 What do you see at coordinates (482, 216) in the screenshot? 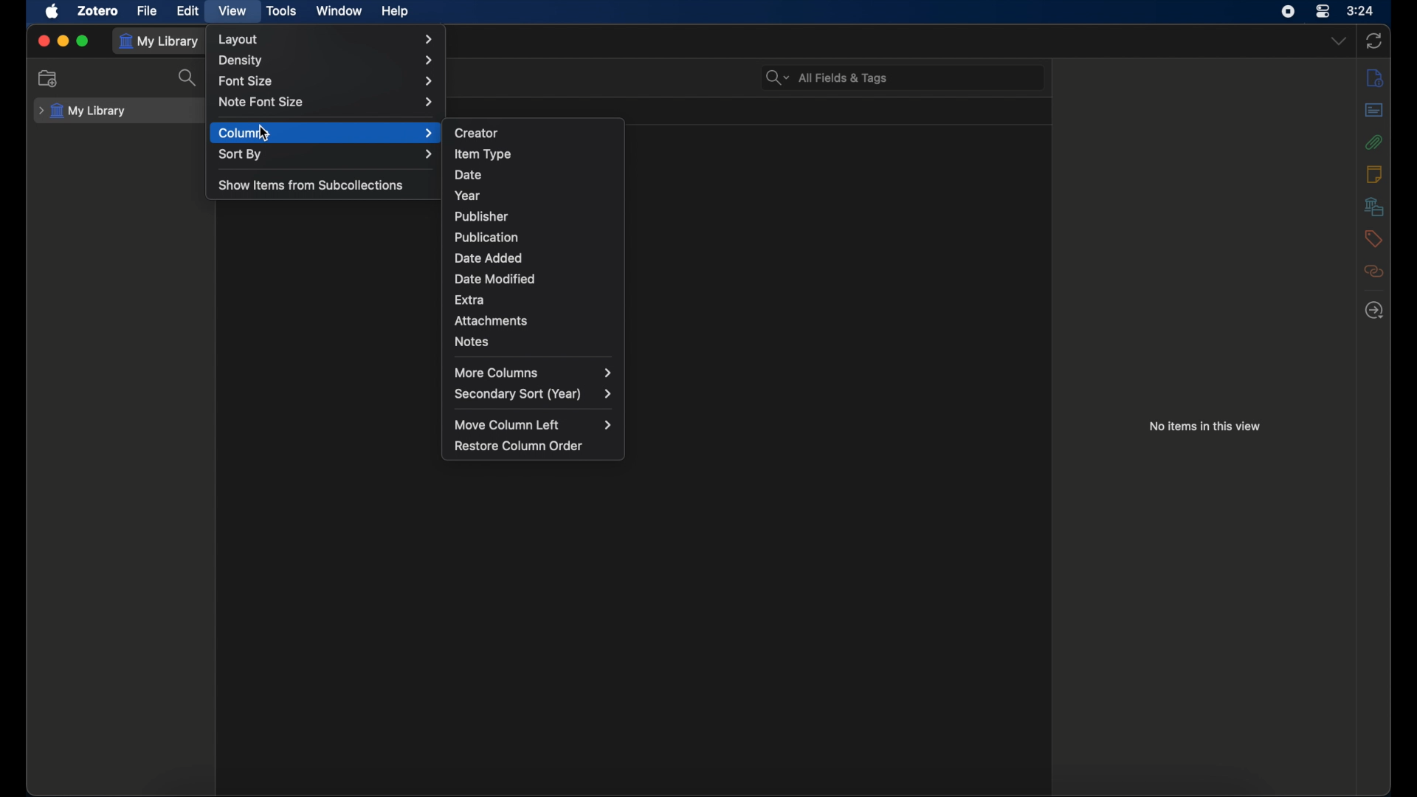
I see `publisher` at bounding box center [482, 216].